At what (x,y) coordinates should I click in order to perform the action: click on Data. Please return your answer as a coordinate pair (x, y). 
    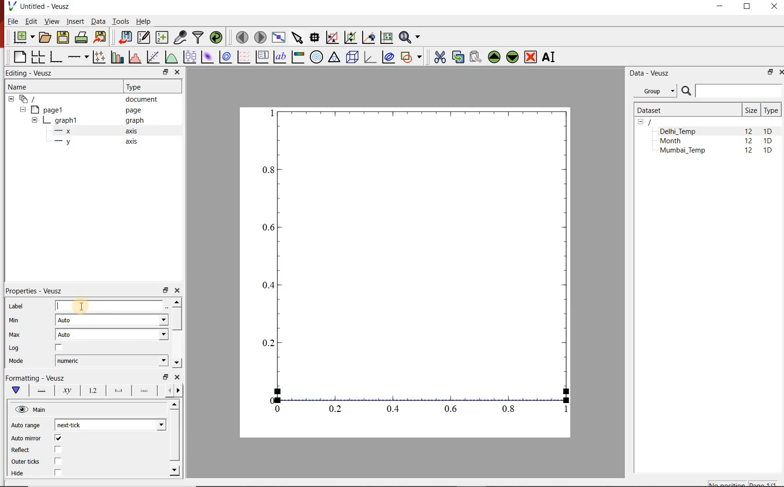
    Looking at the image, I should click on (98, 21).